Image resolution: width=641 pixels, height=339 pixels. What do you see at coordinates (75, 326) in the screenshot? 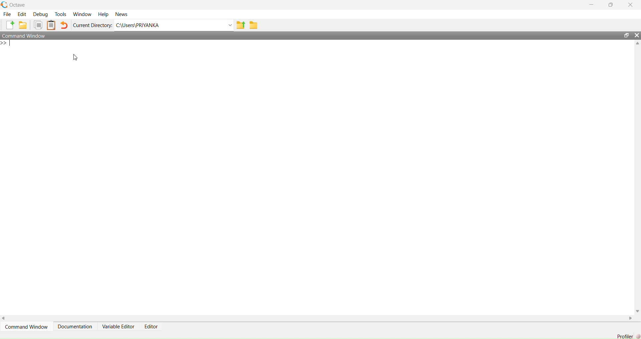
I see `Documentation` at bounding box center [75, 326].